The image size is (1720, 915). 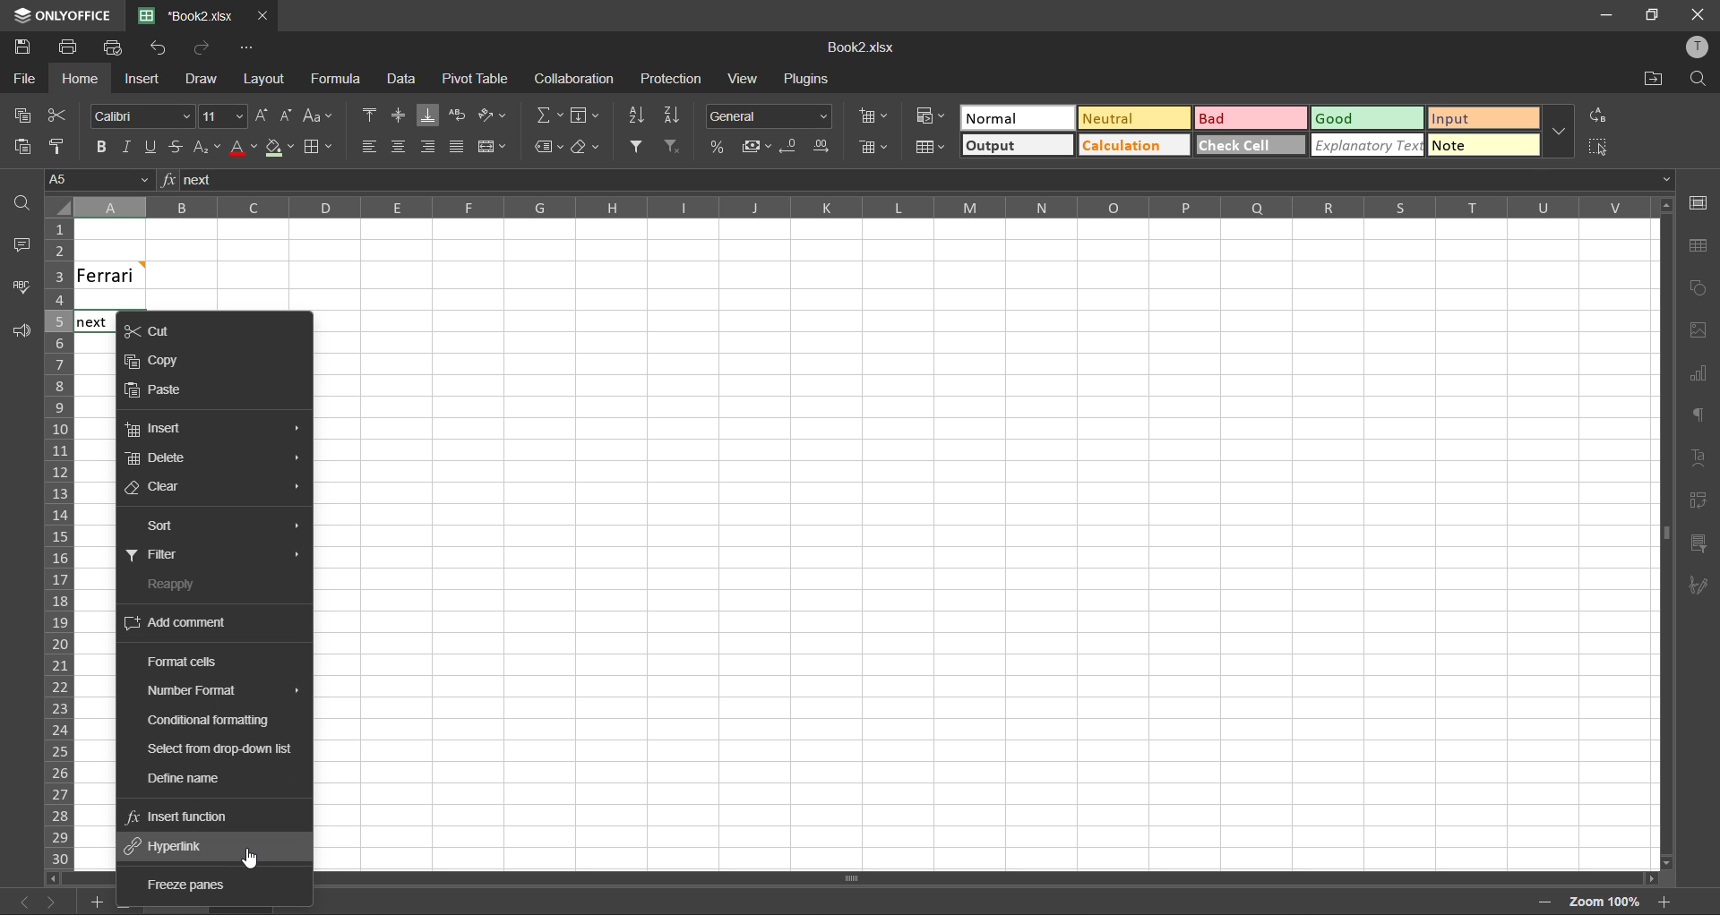 What do you see at coordinates (1698, 78) in the screenshot?
I see `find` at bounding box center [1698, 78].